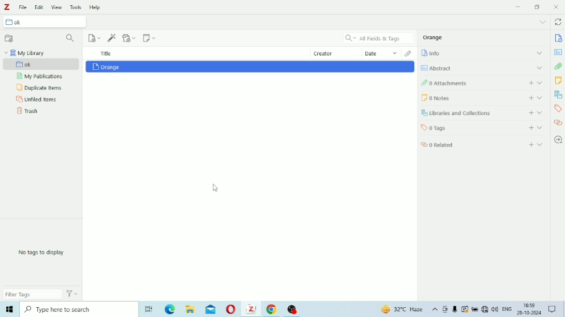  Describe the element at coordinates (455, 309) in the screenshot. I see `Mic` at that location.